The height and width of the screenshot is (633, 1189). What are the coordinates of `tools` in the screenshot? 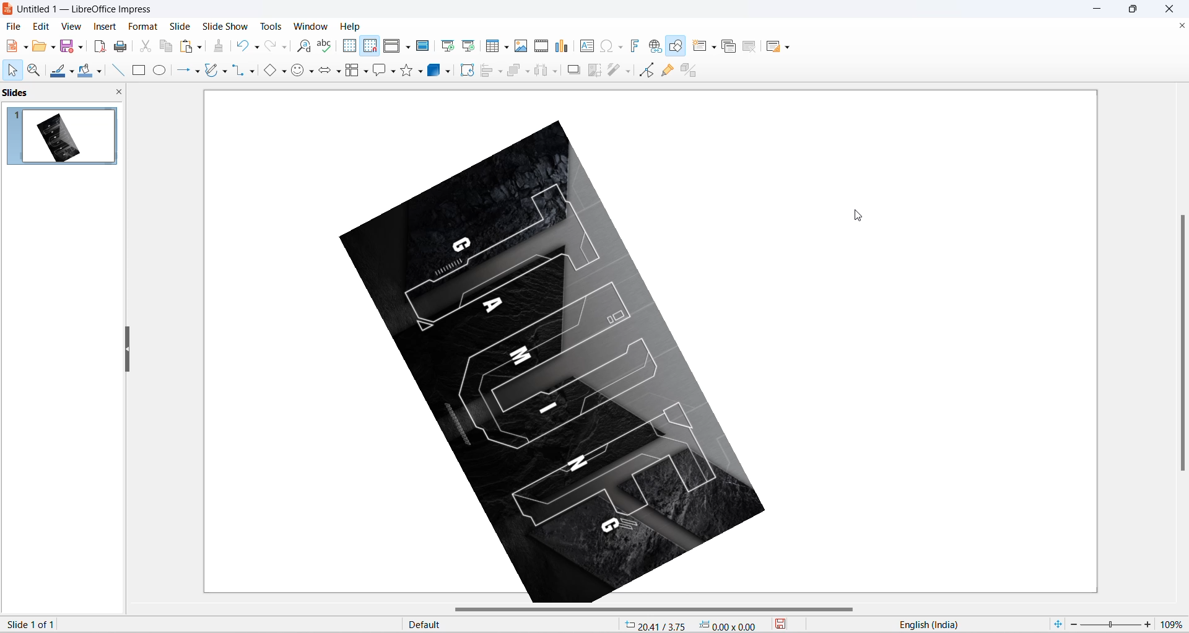 It's located at (276, 26).